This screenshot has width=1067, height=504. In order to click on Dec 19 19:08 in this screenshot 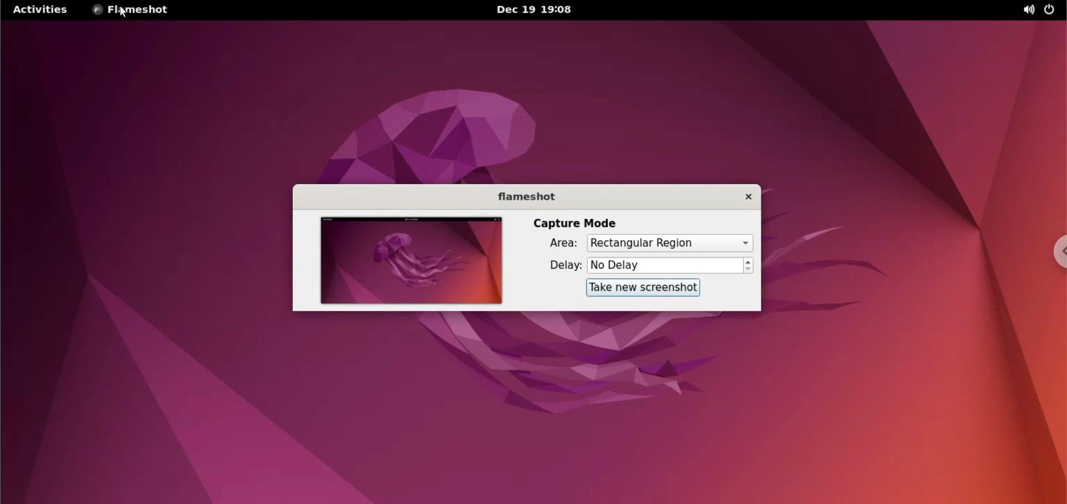, I will do `click(537, 9)`.